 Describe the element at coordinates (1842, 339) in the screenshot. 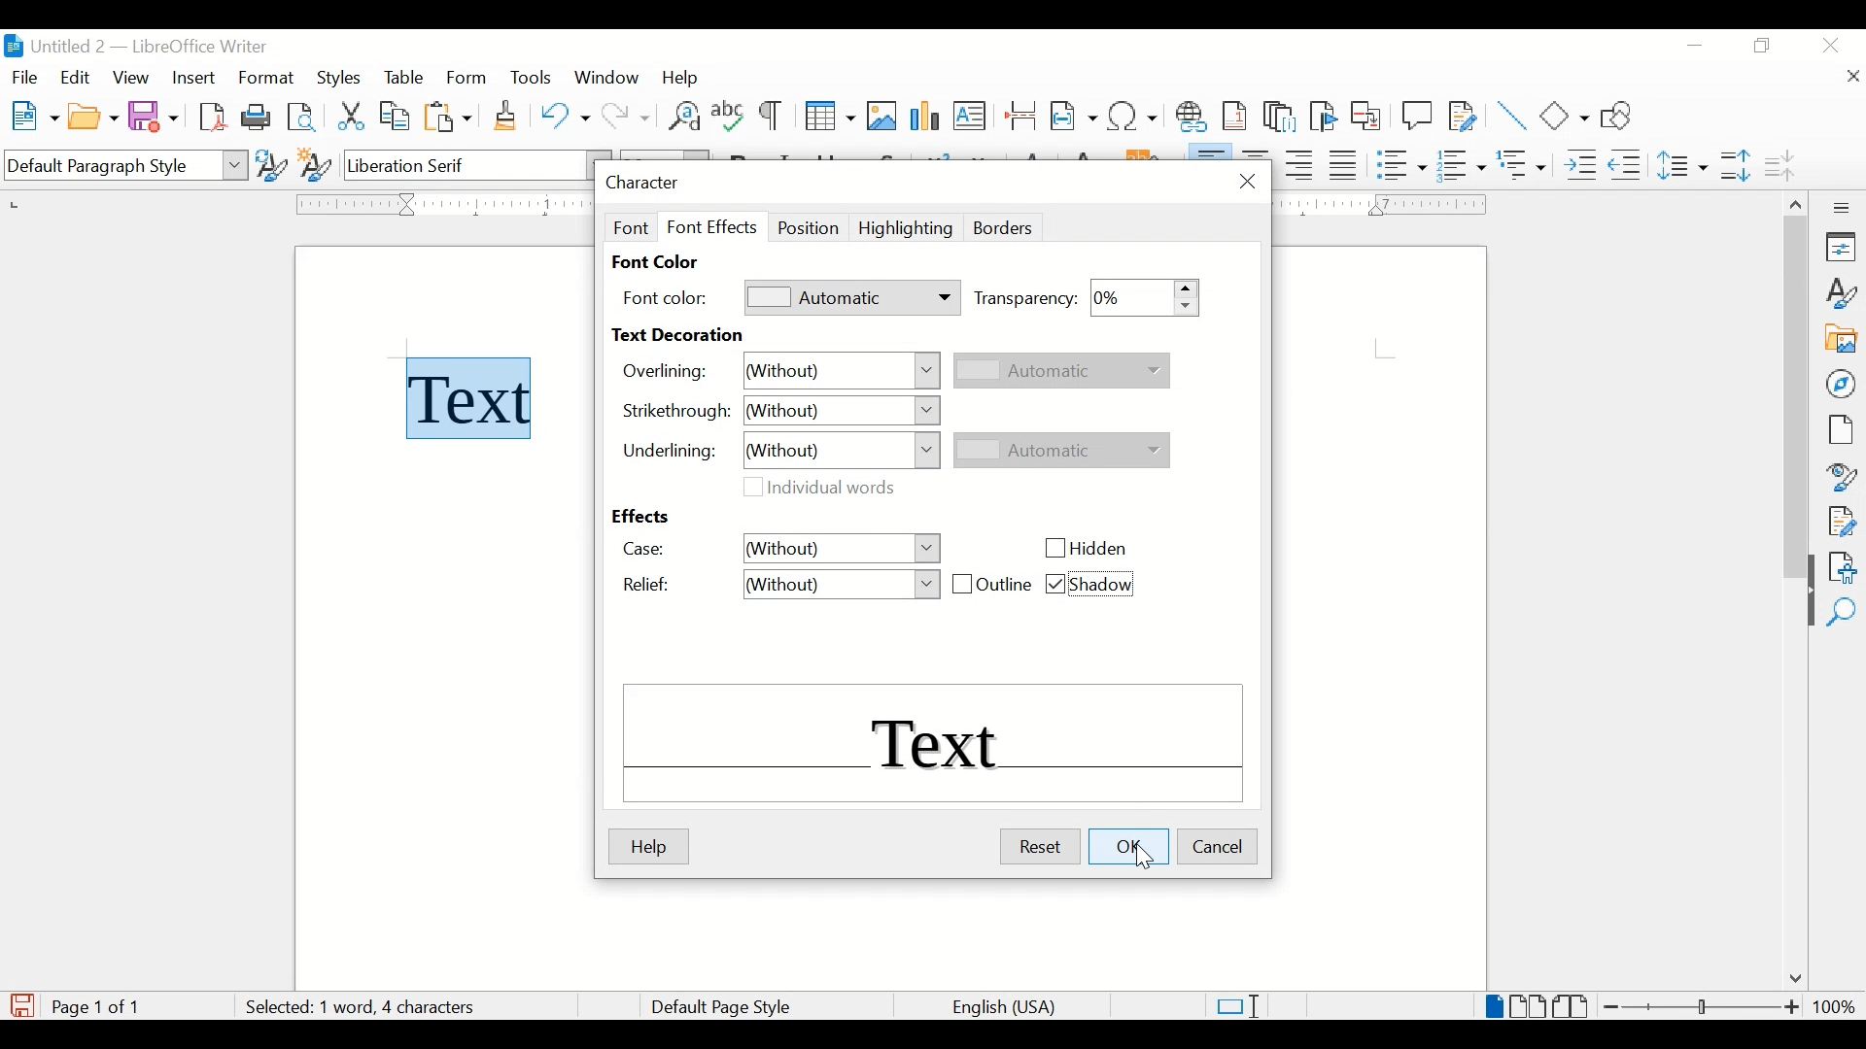

I see `gallery` at that location.